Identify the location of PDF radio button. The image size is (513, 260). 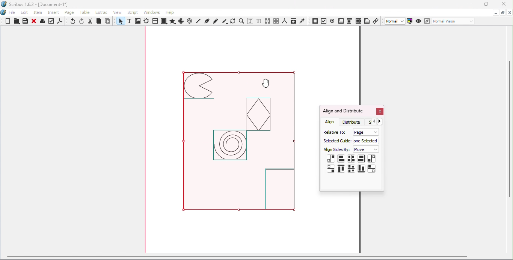
(332, 21).